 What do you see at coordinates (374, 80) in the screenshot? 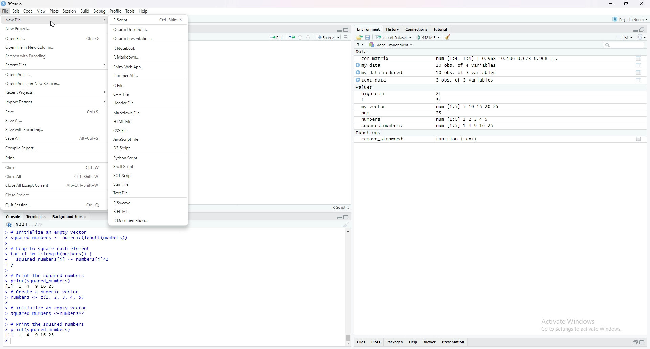
I see `text_data` at bounding box center [374, 80].